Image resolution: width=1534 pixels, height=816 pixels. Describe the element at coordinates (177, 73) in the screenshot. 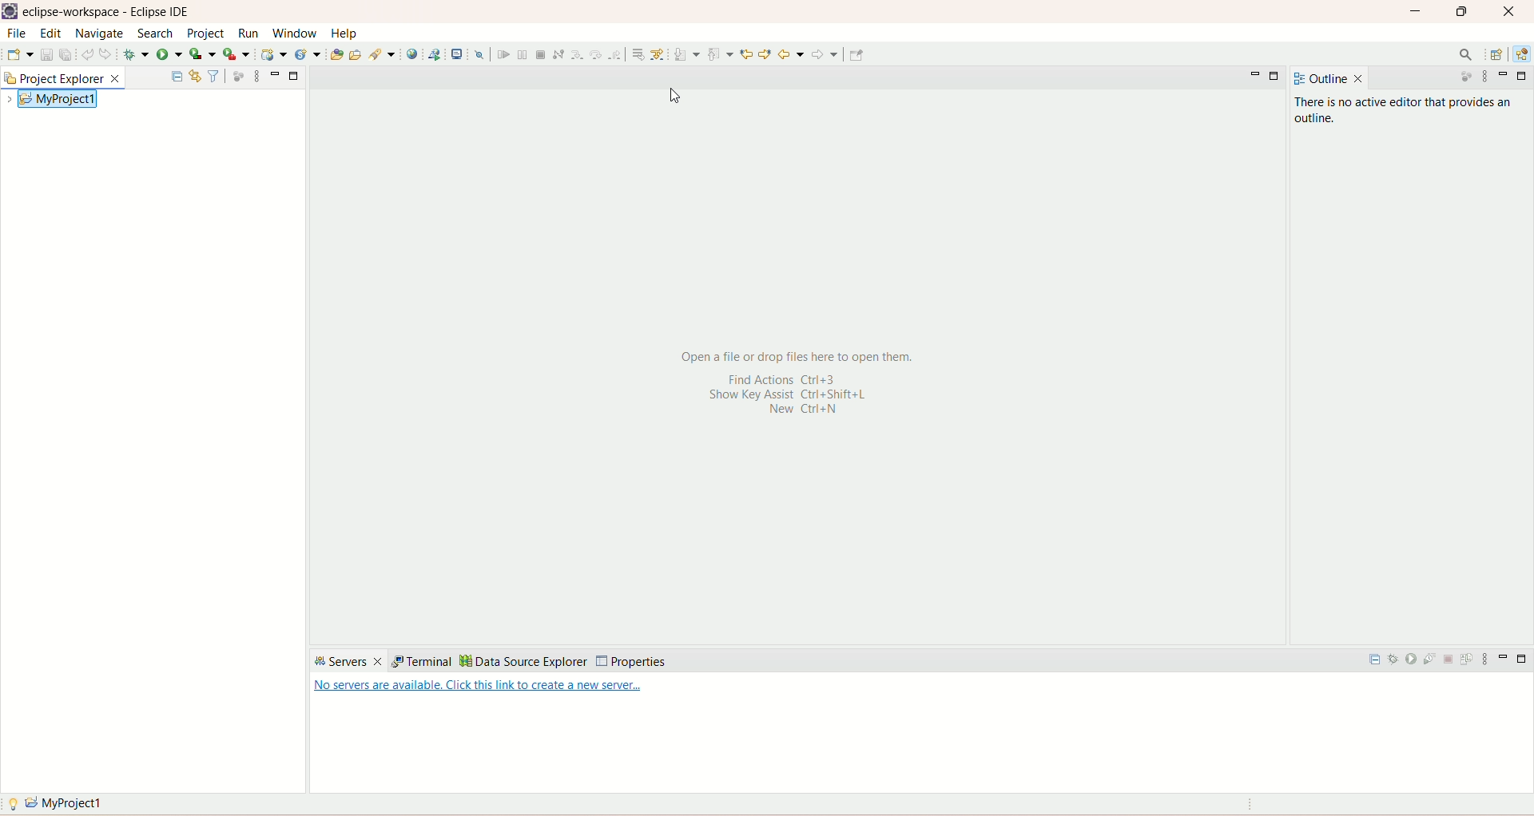

I see `collapse all` at that location.